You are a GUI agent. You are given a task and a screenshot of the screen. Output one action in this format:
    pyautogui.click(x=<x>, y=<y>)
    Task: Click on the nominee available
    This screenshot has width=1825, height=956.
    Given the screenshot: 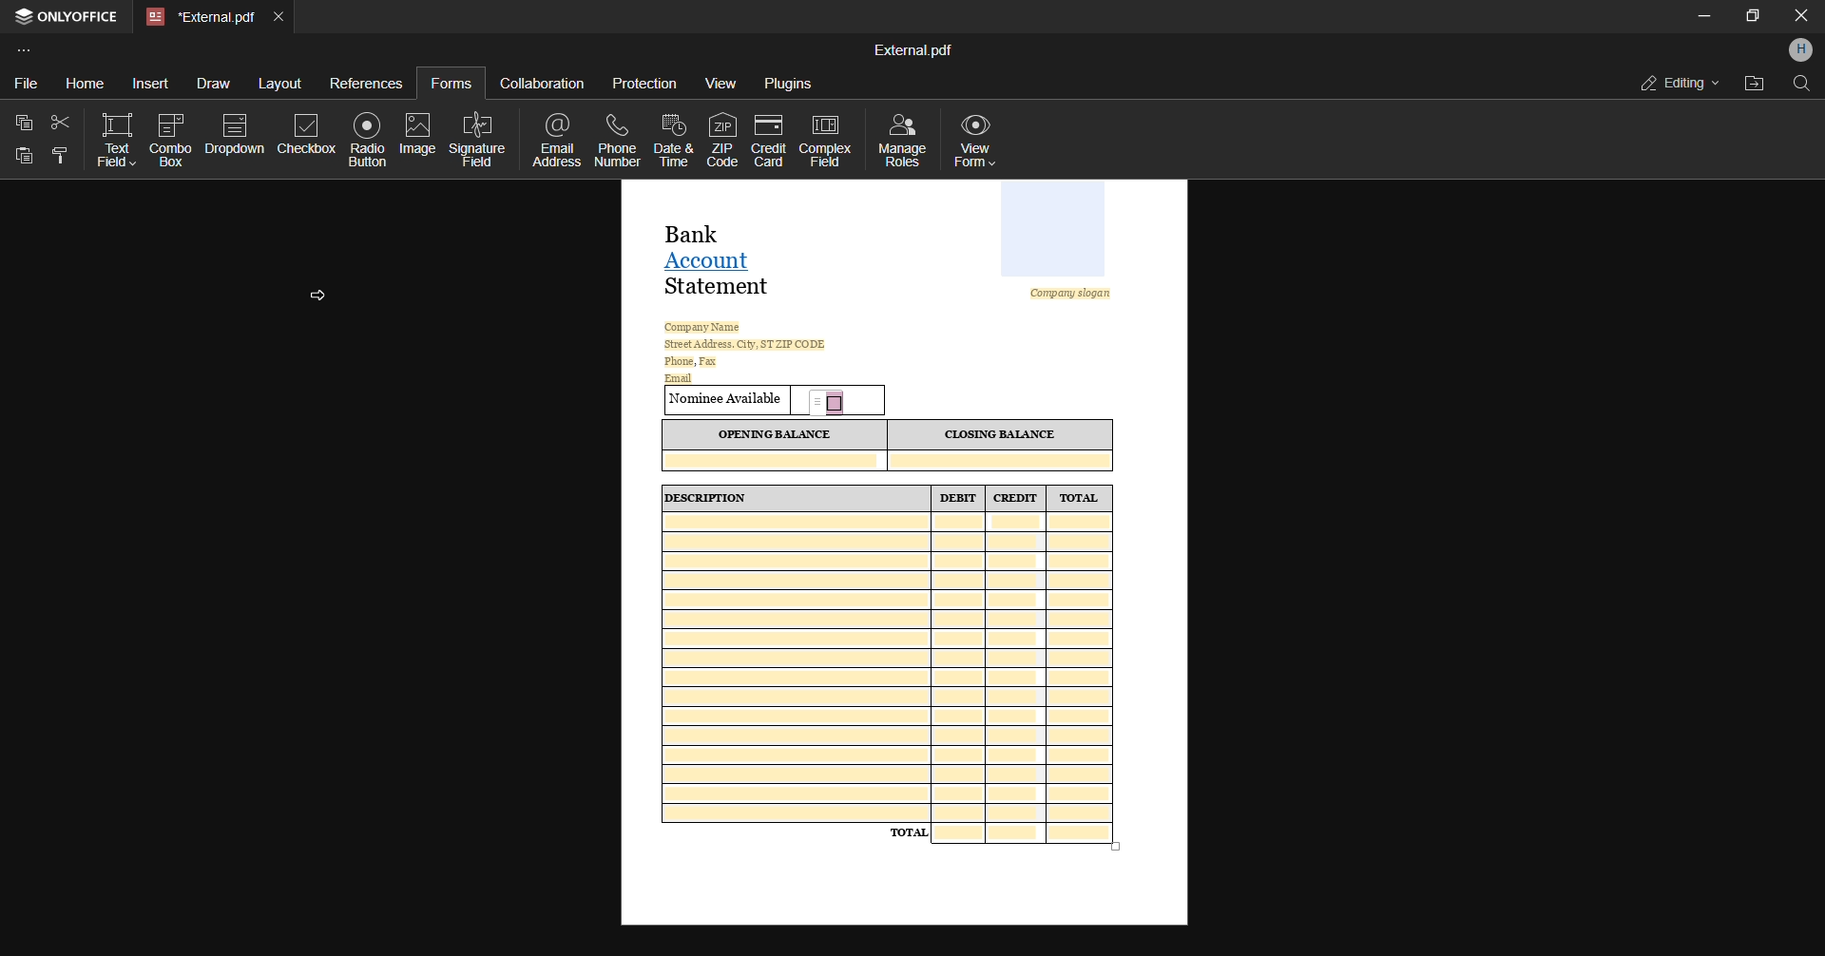 What is the action you would take?
    pyautogui.click(x=727, y=400)
    